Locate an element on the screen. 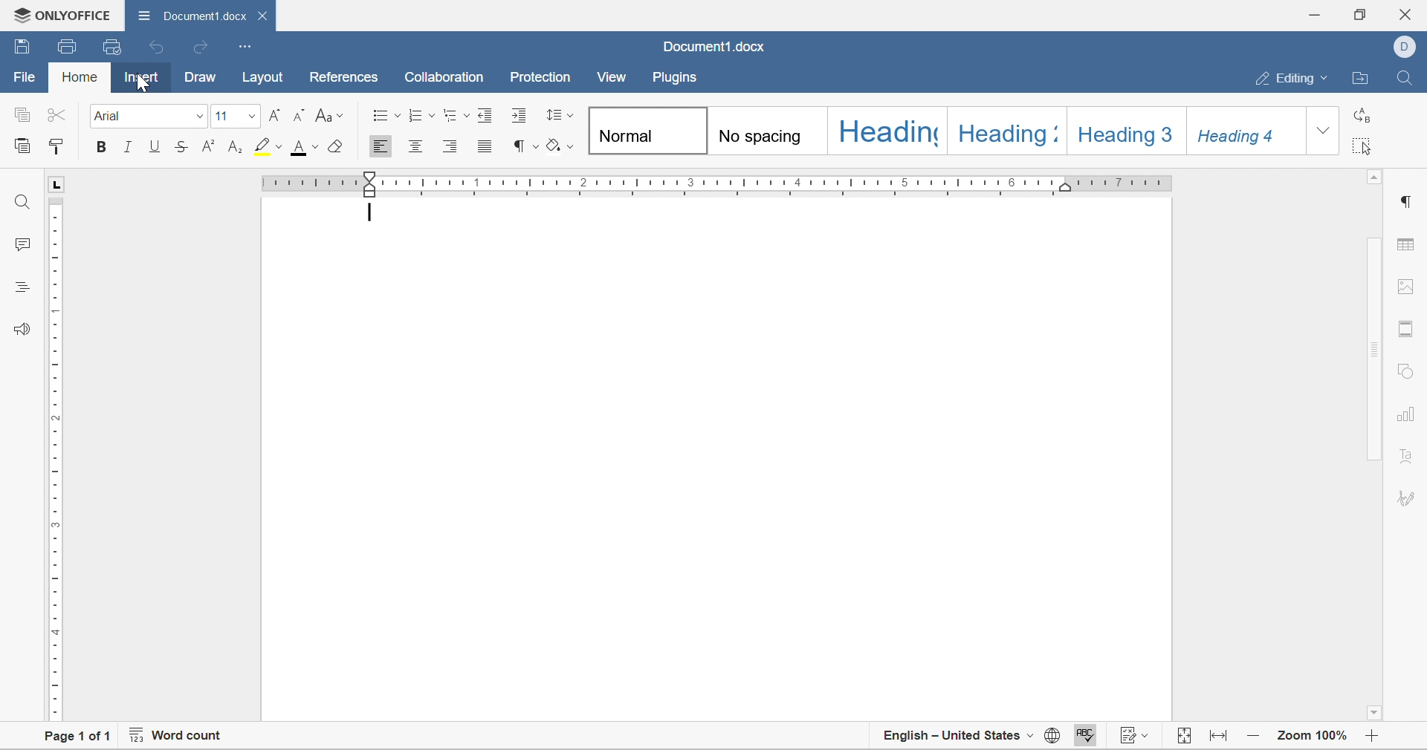 The width and height of the screenshot is (1427, 750). Align left is located at coordinates (382, 146).